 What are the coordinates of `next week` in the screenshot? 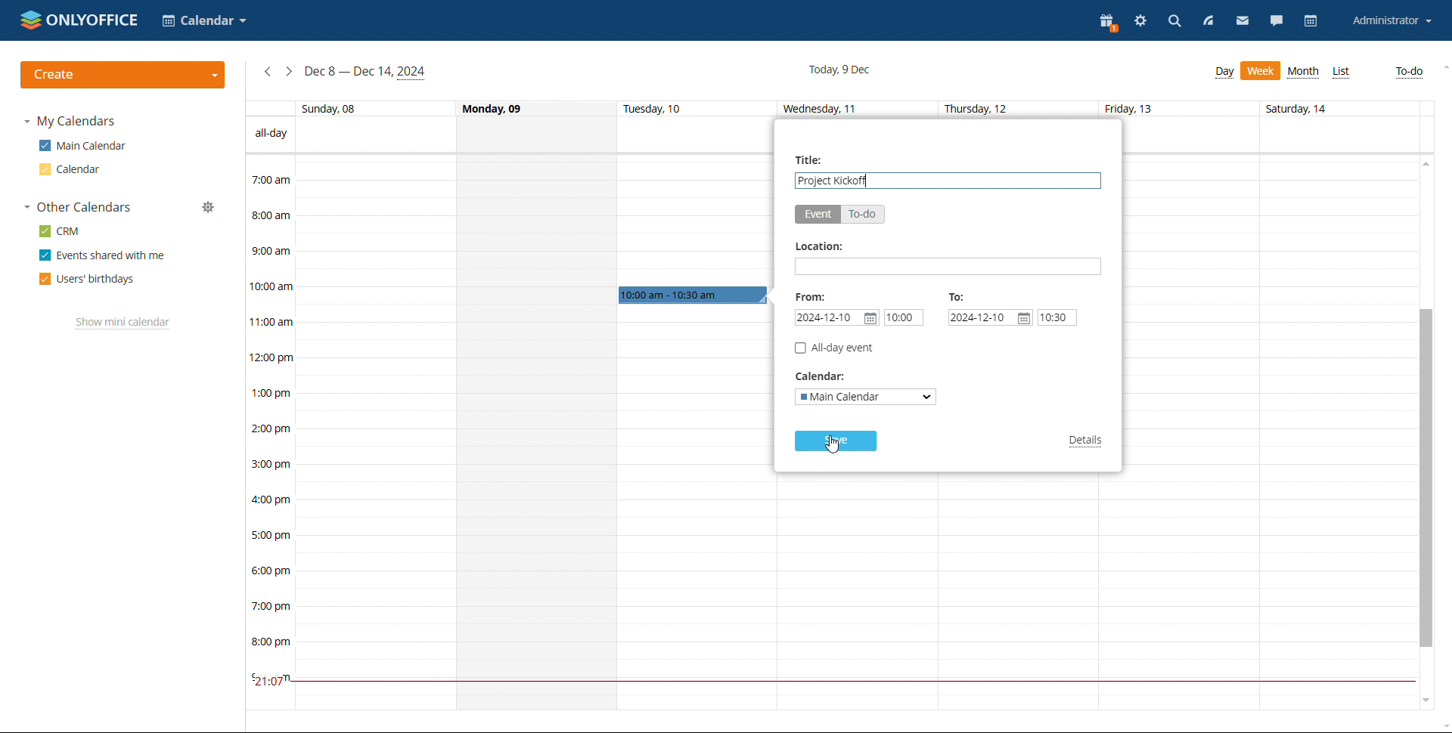 It's located at (289, 72).